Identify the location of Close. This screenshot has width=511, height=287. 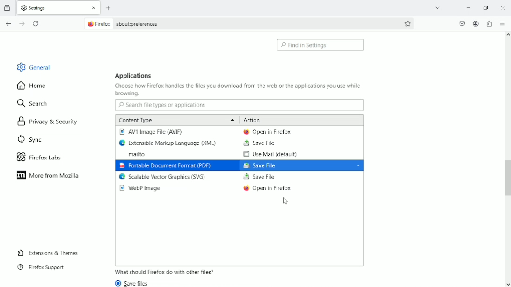
(503, 7).